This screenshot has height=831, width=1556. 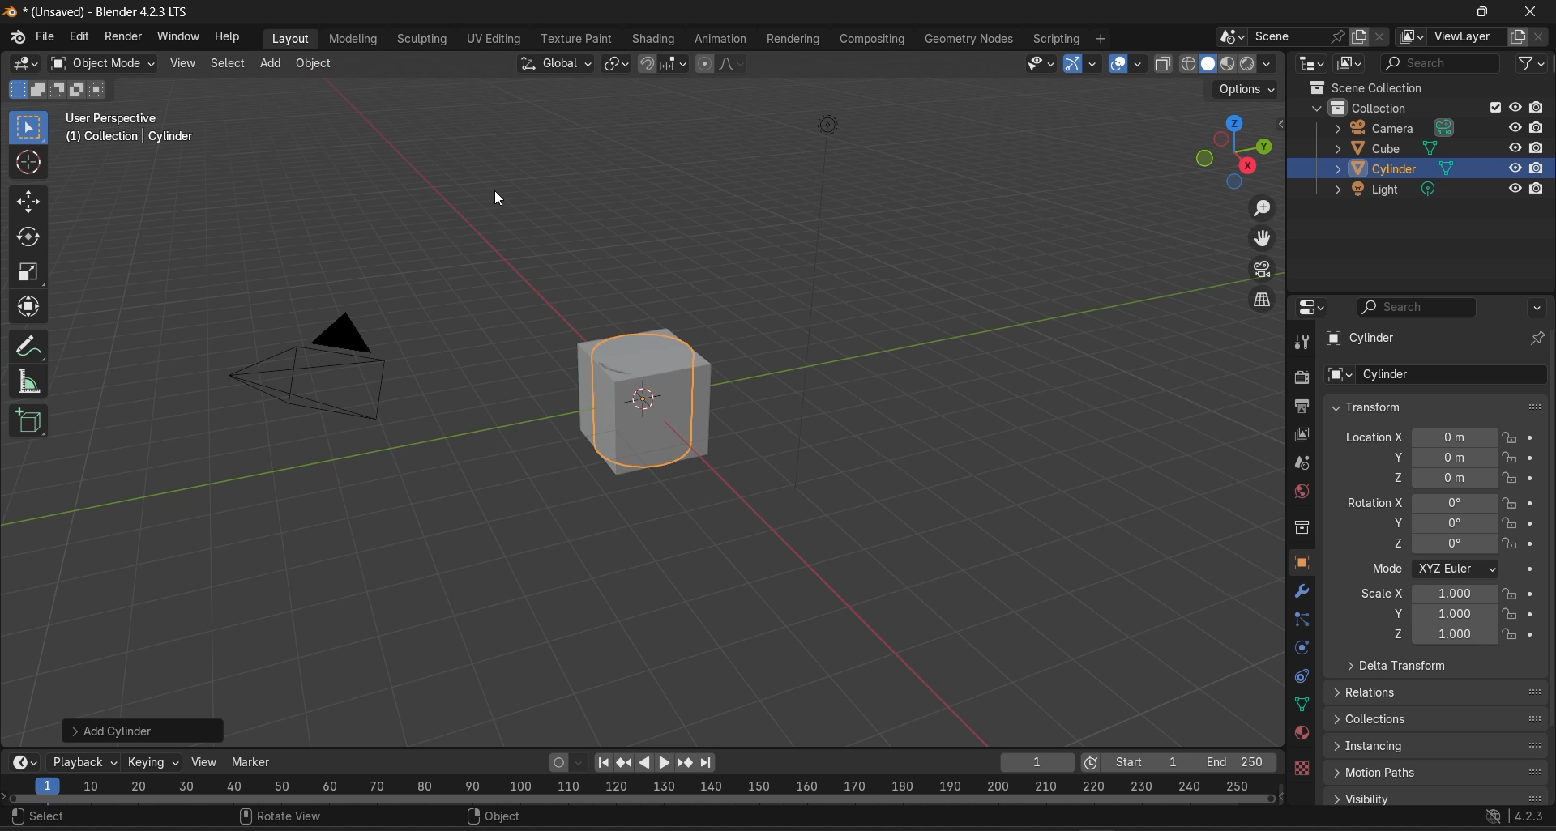 What do you see at coordinates (656, 38) in the screenshot?
I see `shading` at bounding box center [656, 38].